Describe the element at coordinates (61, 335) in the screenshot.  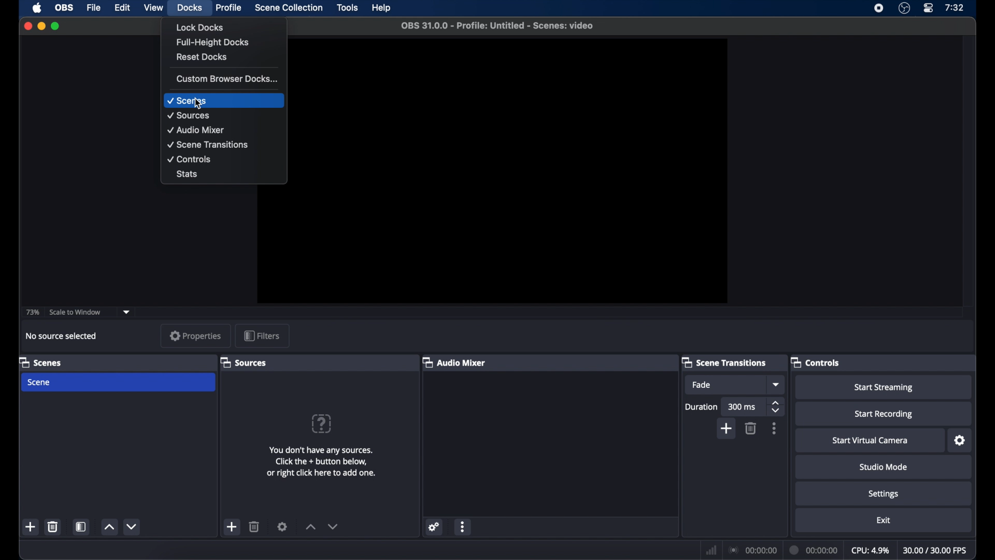
I see `no source selected` at that location.